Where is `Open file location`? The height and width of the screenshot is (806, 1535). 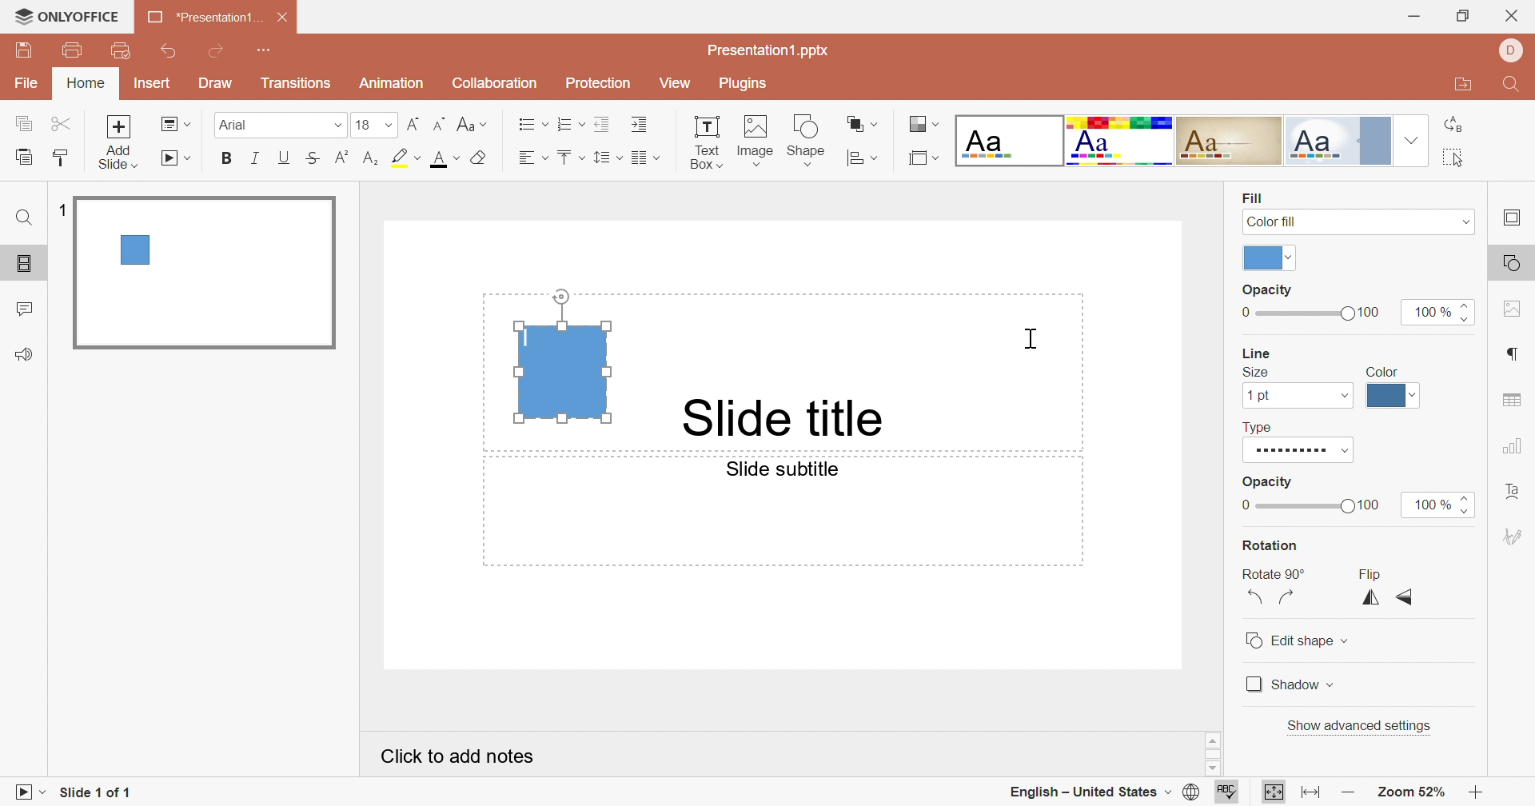 Open file location is located at coordinates (1466, 86).